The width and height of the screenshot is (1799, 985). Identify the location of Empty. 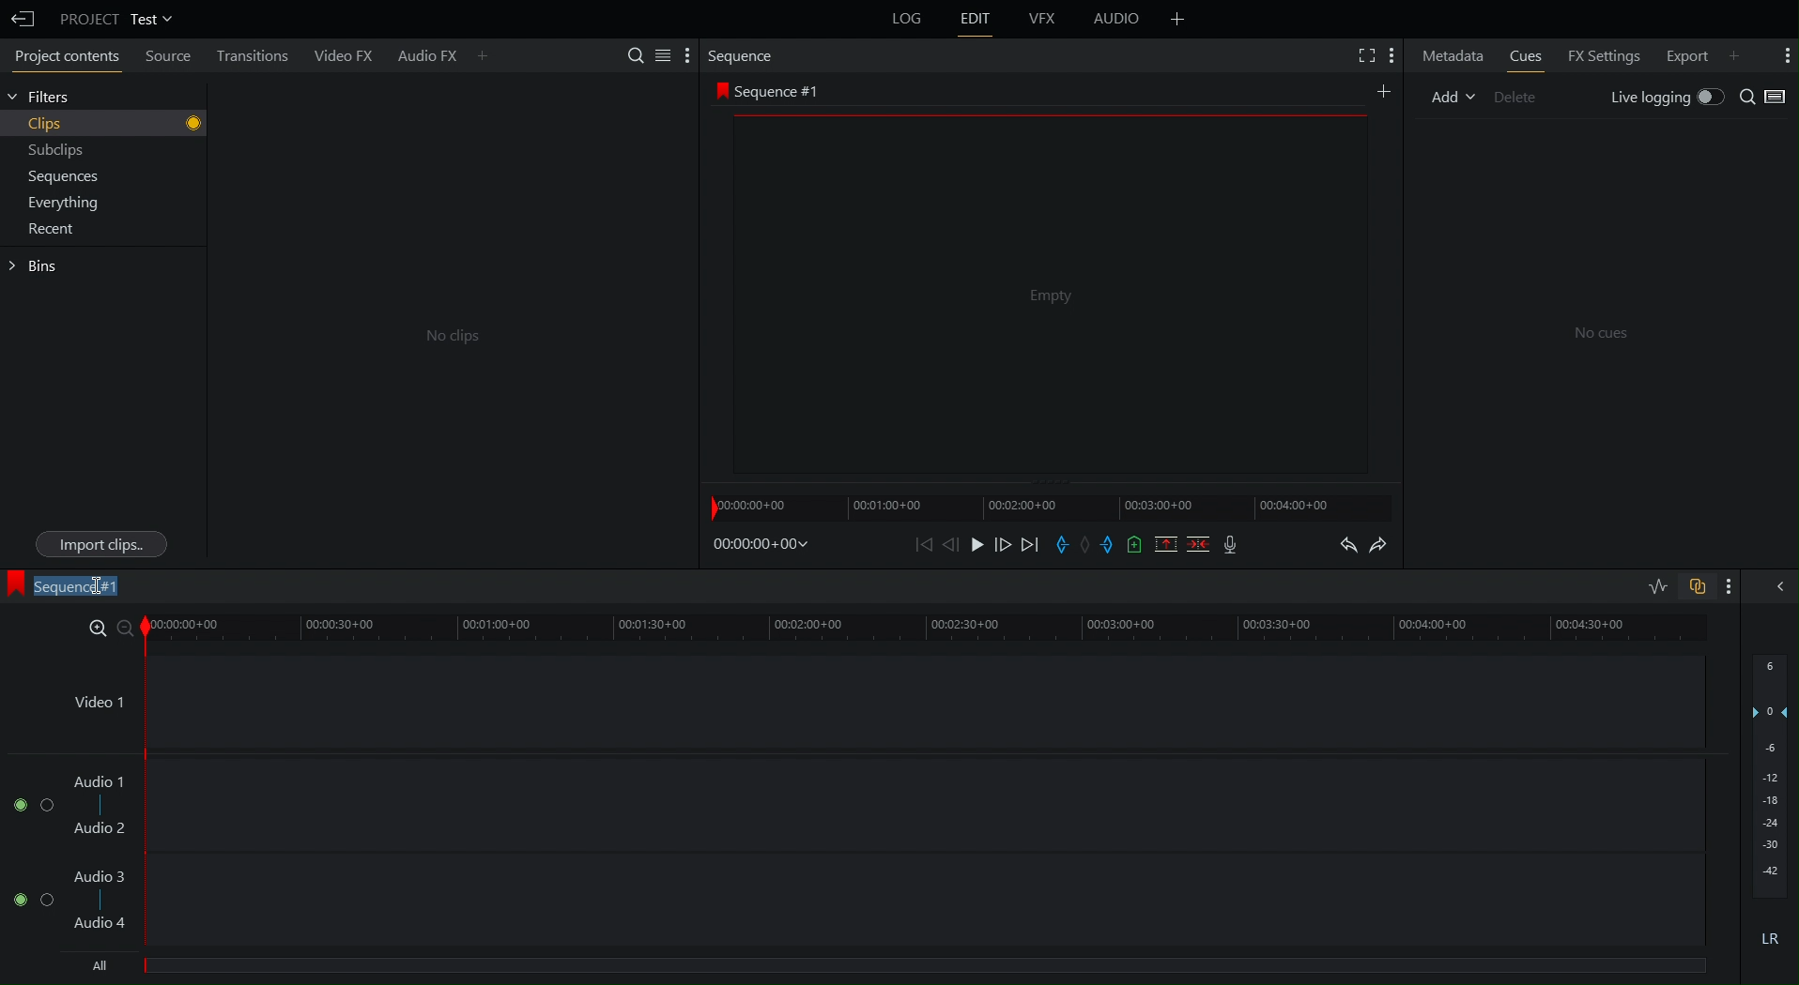
(1048, 295).